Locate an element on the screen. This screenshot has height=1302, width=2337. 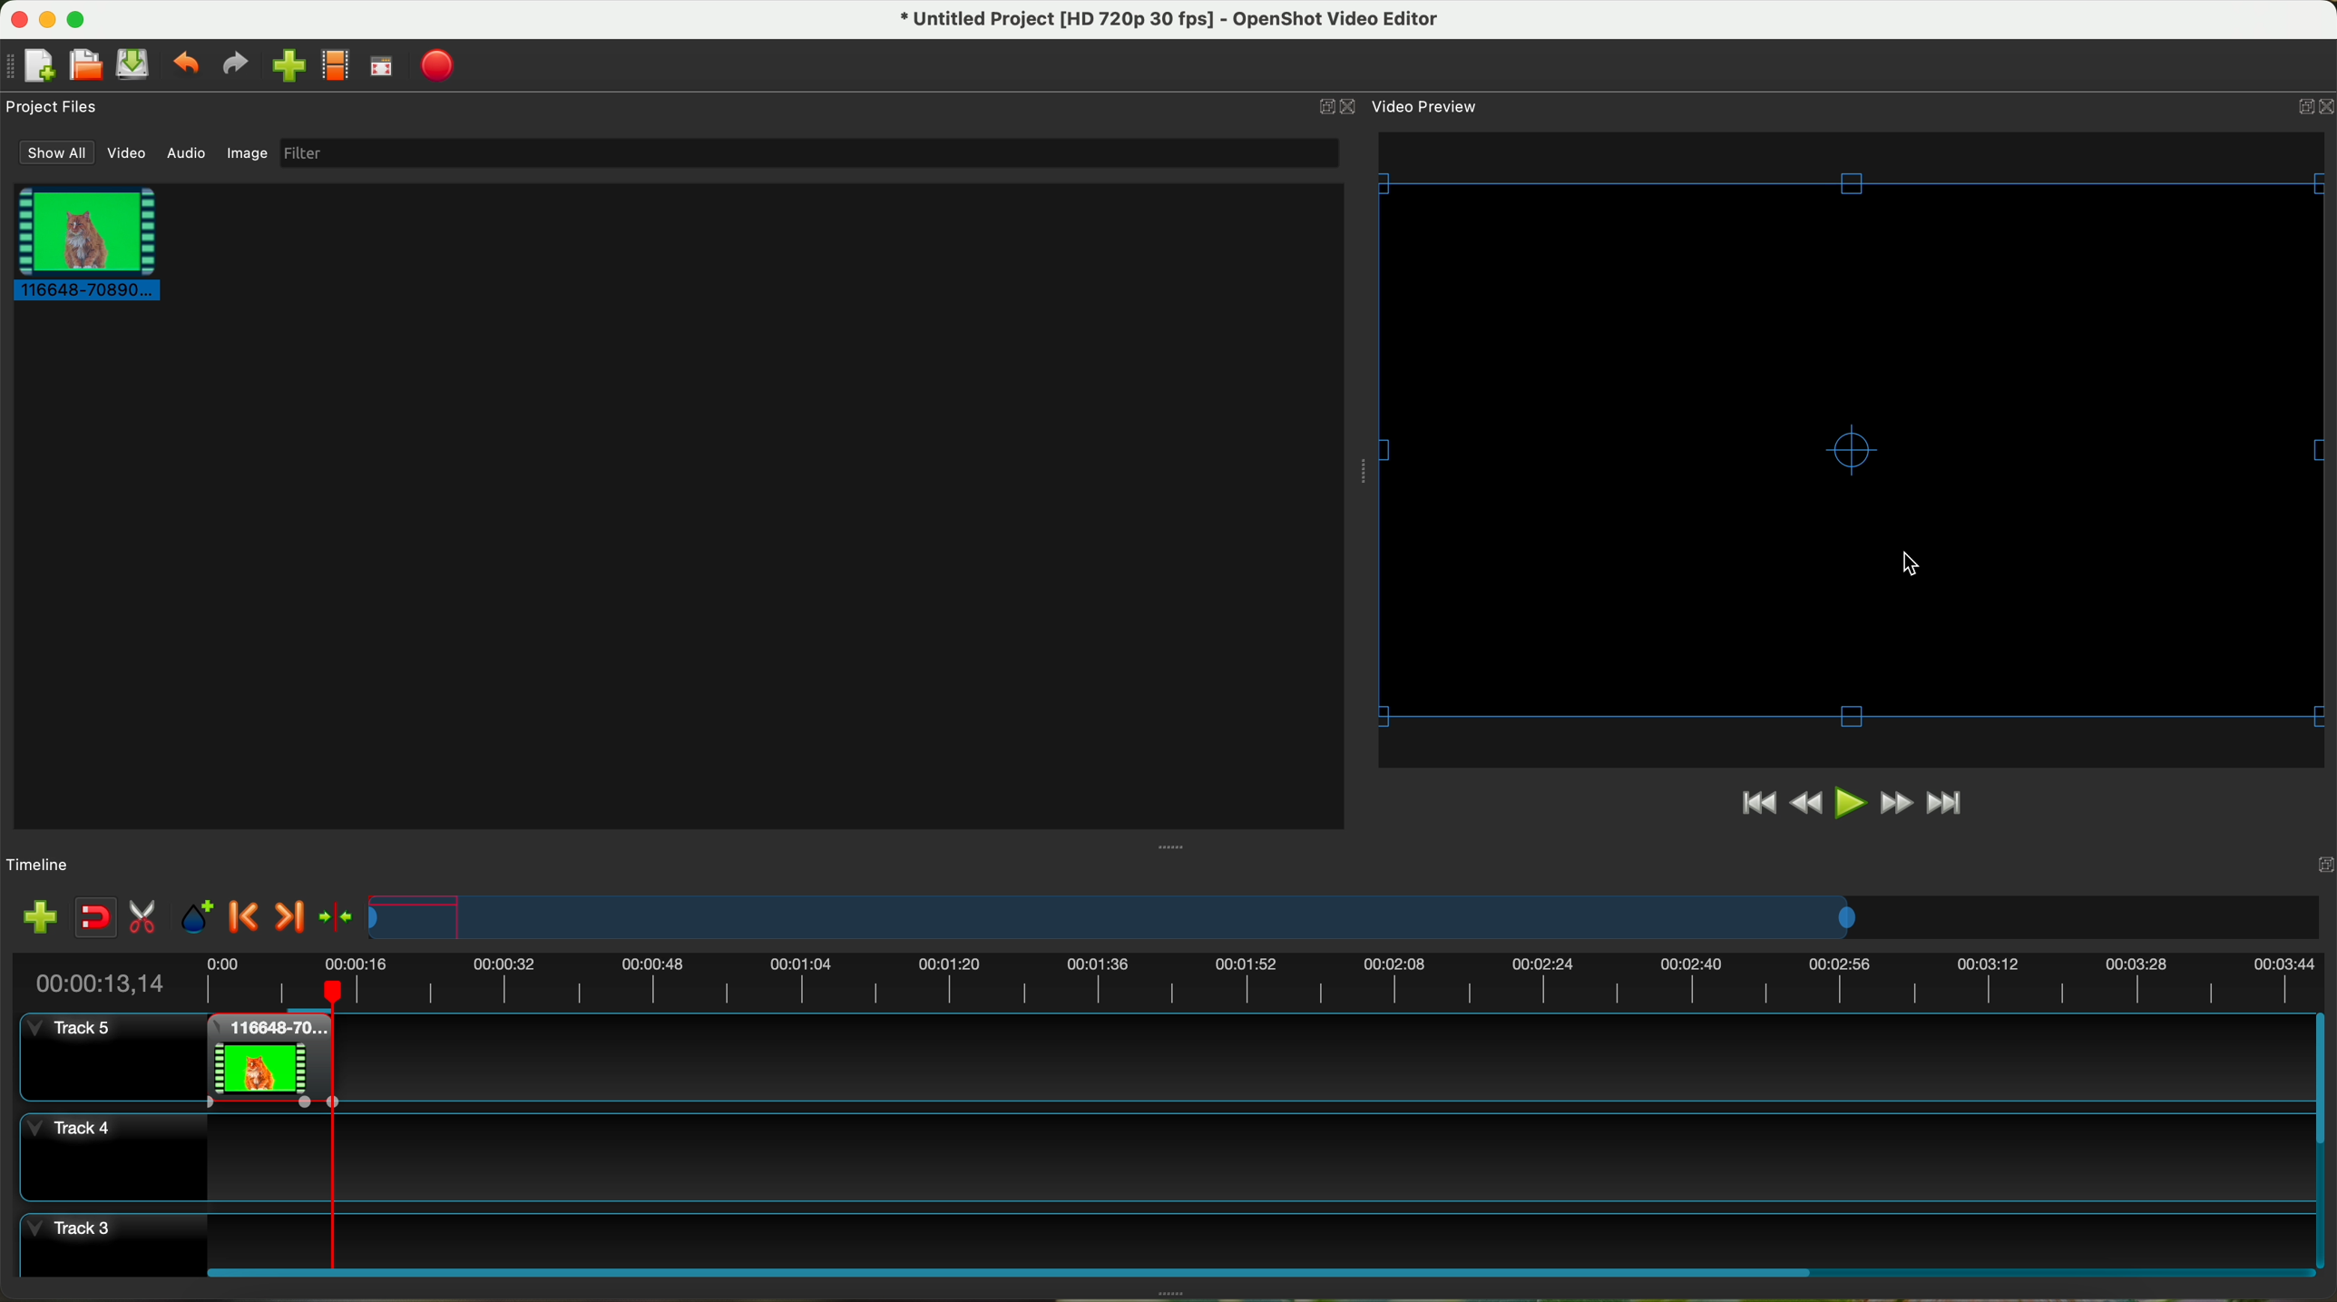
timeline is located at coordinates (1346, 917).